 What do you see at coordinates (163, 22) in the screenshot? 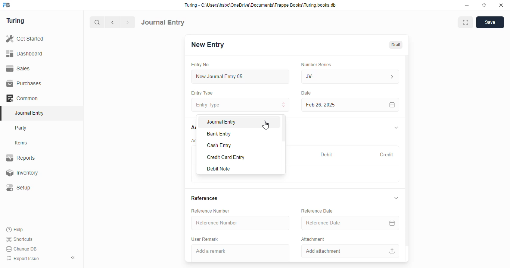
I see `journal entry` at bounding box center [163, 22].